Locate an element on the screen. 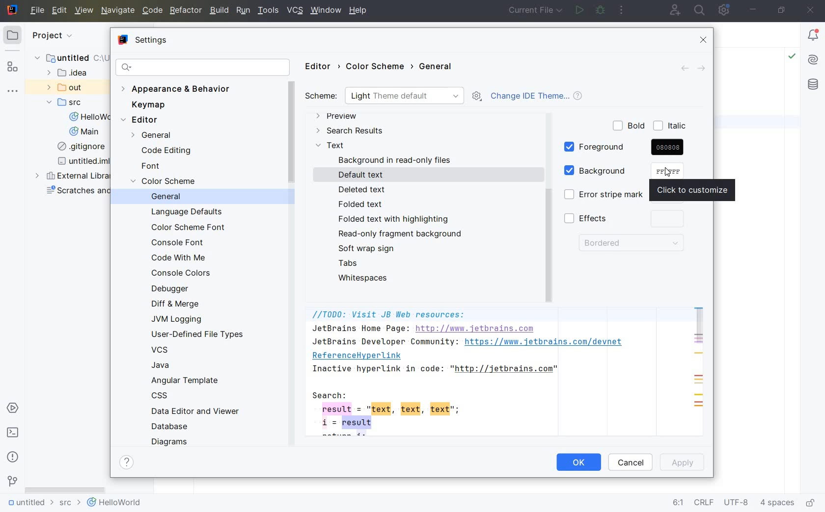 The width and height of the screenshot is (825, 512). close is located at coordinates (811, 11).